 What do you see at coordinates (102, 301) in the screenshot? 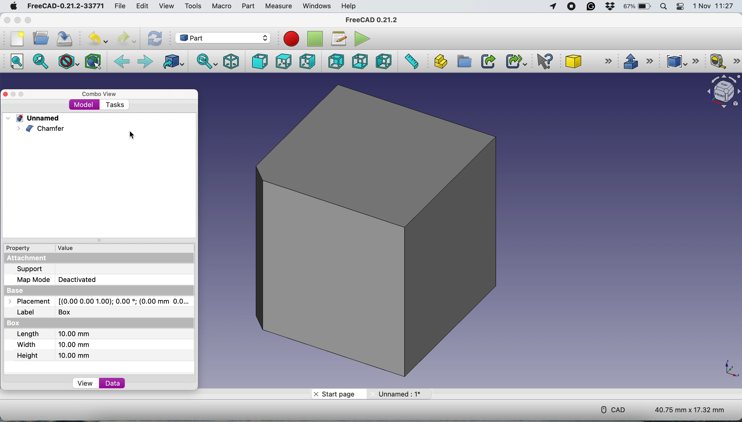
I see `placement - [(0.00 0.00 1.00); 0.00°; (0.00 mm 0.0..` at bounding box center [102, 301].